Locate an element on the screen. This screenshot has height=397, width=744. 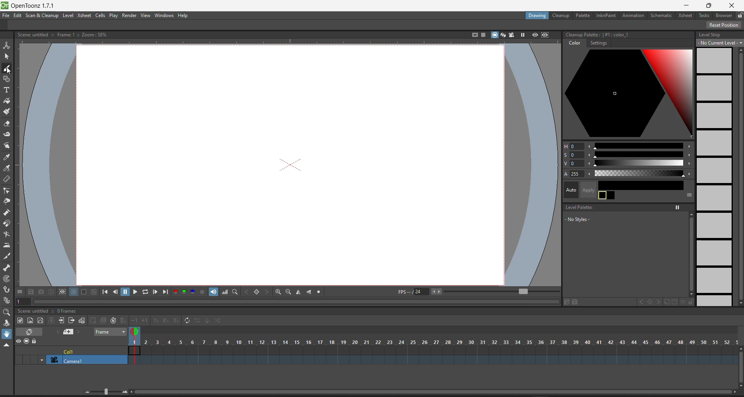
tape tool is located at coordinates (8, 135).